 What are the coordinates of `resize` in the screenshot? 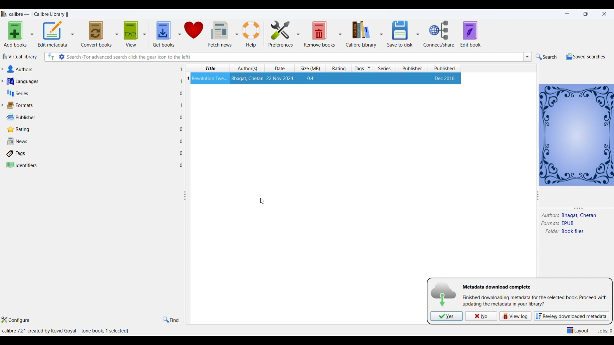 It's located at (582, 208).